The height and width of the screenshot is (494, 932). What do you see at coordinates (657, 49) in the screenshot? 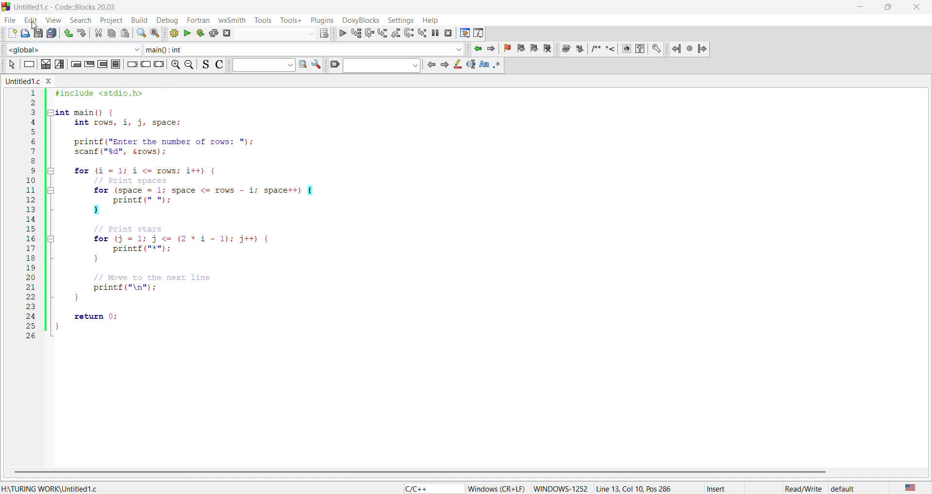
I see `settings` at bounding box center [657, 49].